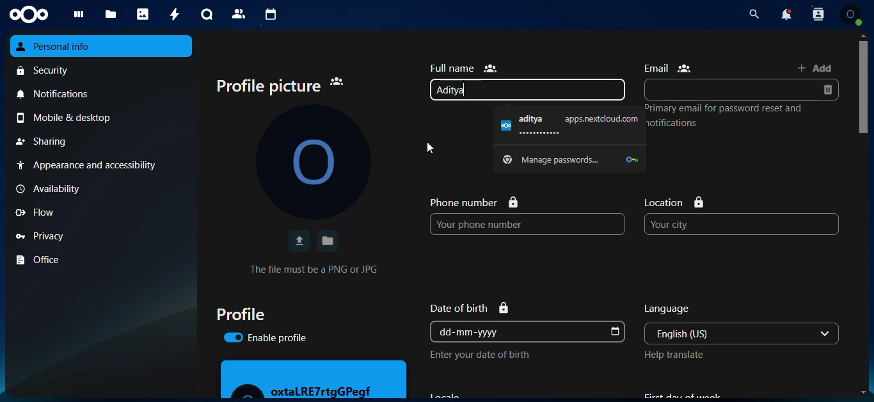 This screenshot has width=874, height=402. Describe the element at coordinates (863, 35) in the screenshot. I see `scroll up` at that location.